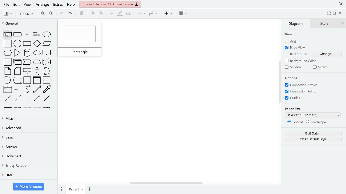 This screenshot has height=194, width=346. What do you see at coordinates (26, 14) in the screenshot?
I see `zoom` at bounding box center [26, 14].